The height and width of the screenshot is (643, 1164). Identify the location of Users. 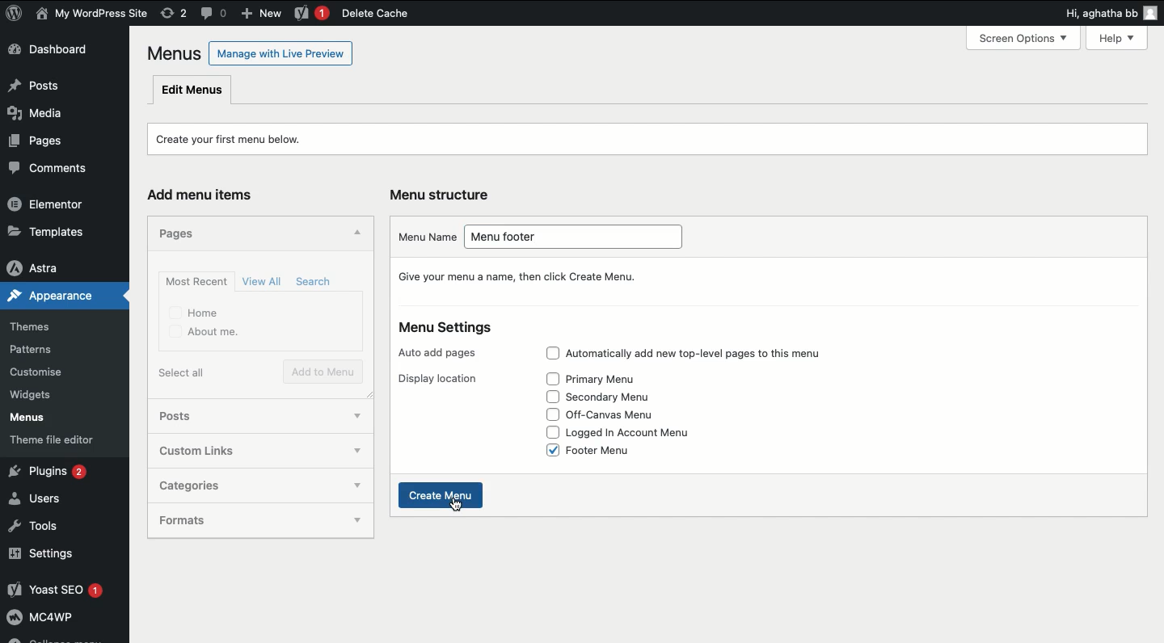
(46, 500).